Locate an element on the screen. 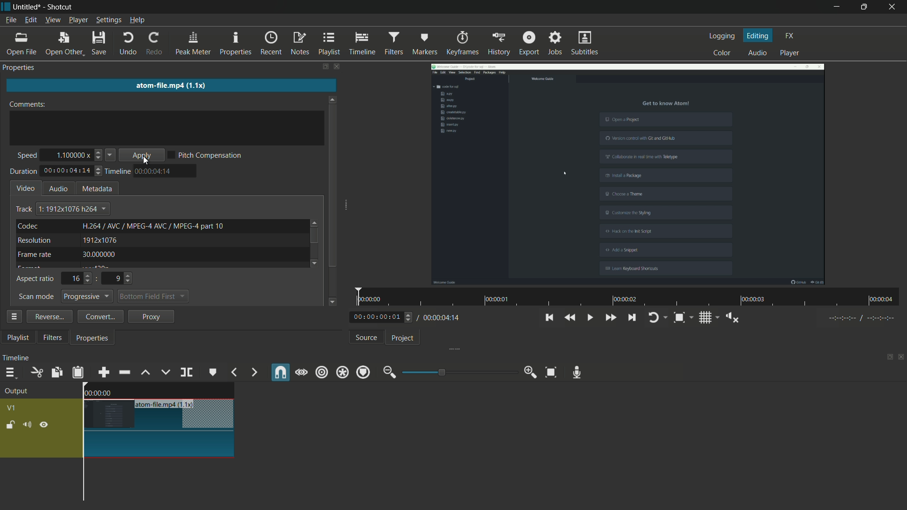  go down is located at coordinates (317, 262).